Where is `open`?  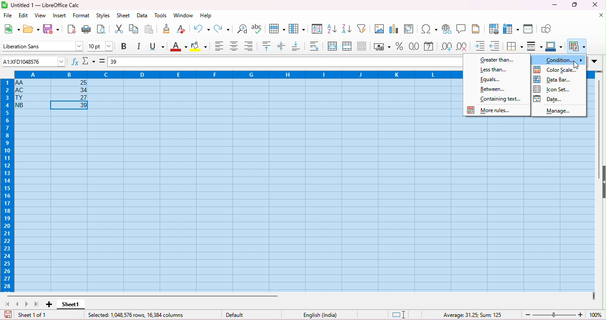 open is located at coordinates (31, 28).